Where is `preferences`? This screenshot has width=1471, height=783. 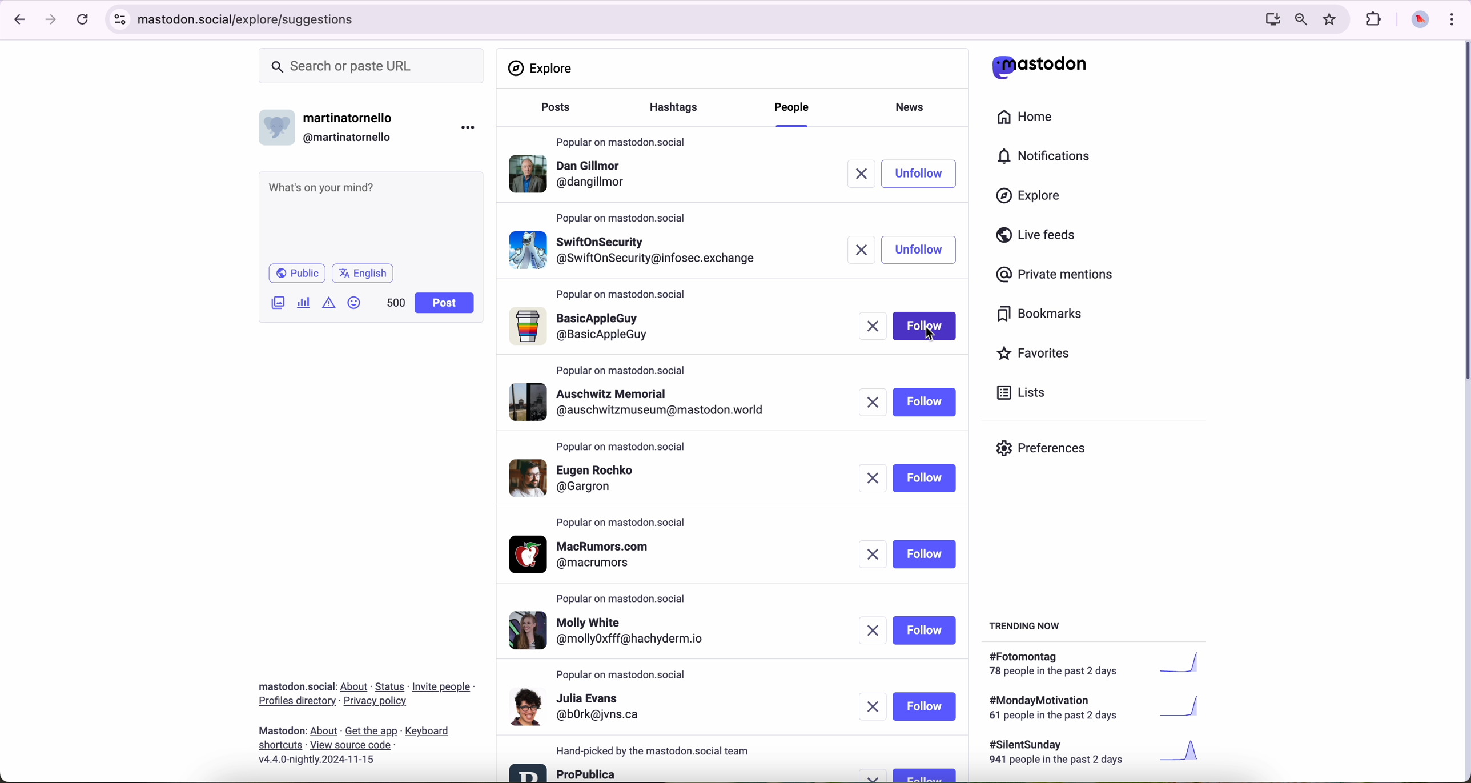
preferences is located at coordinates (1050, 452).